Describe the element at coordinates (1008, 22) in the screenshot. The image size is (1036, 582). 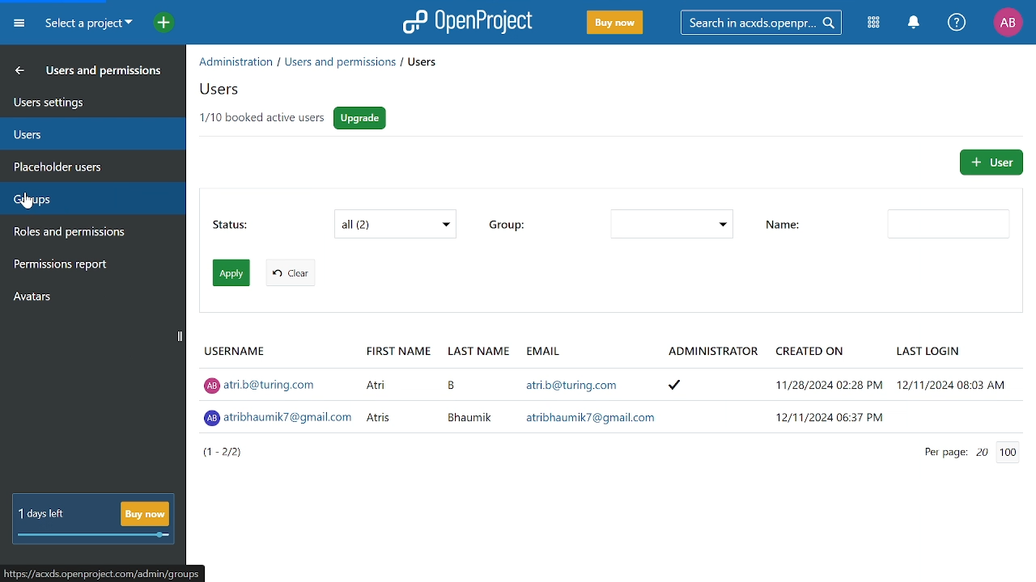
I see `Profile` at that location.